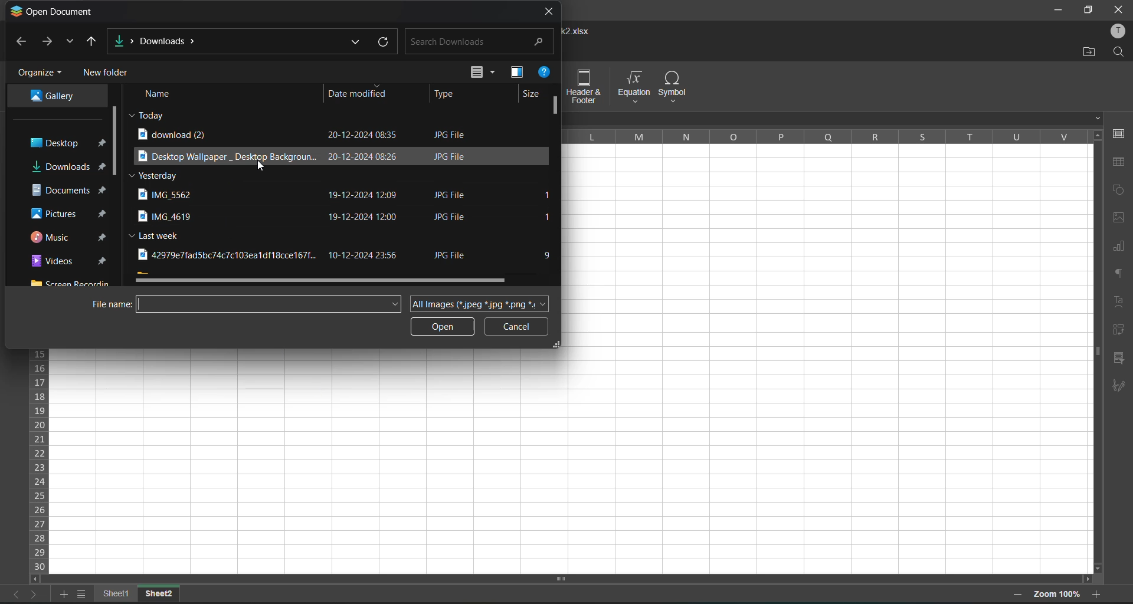 This screenshot has height=604, width=1133. What do you see at coordinates (1120, 134) in the screenshot?
I see `cell settings` at bounding box center [1120, 134].